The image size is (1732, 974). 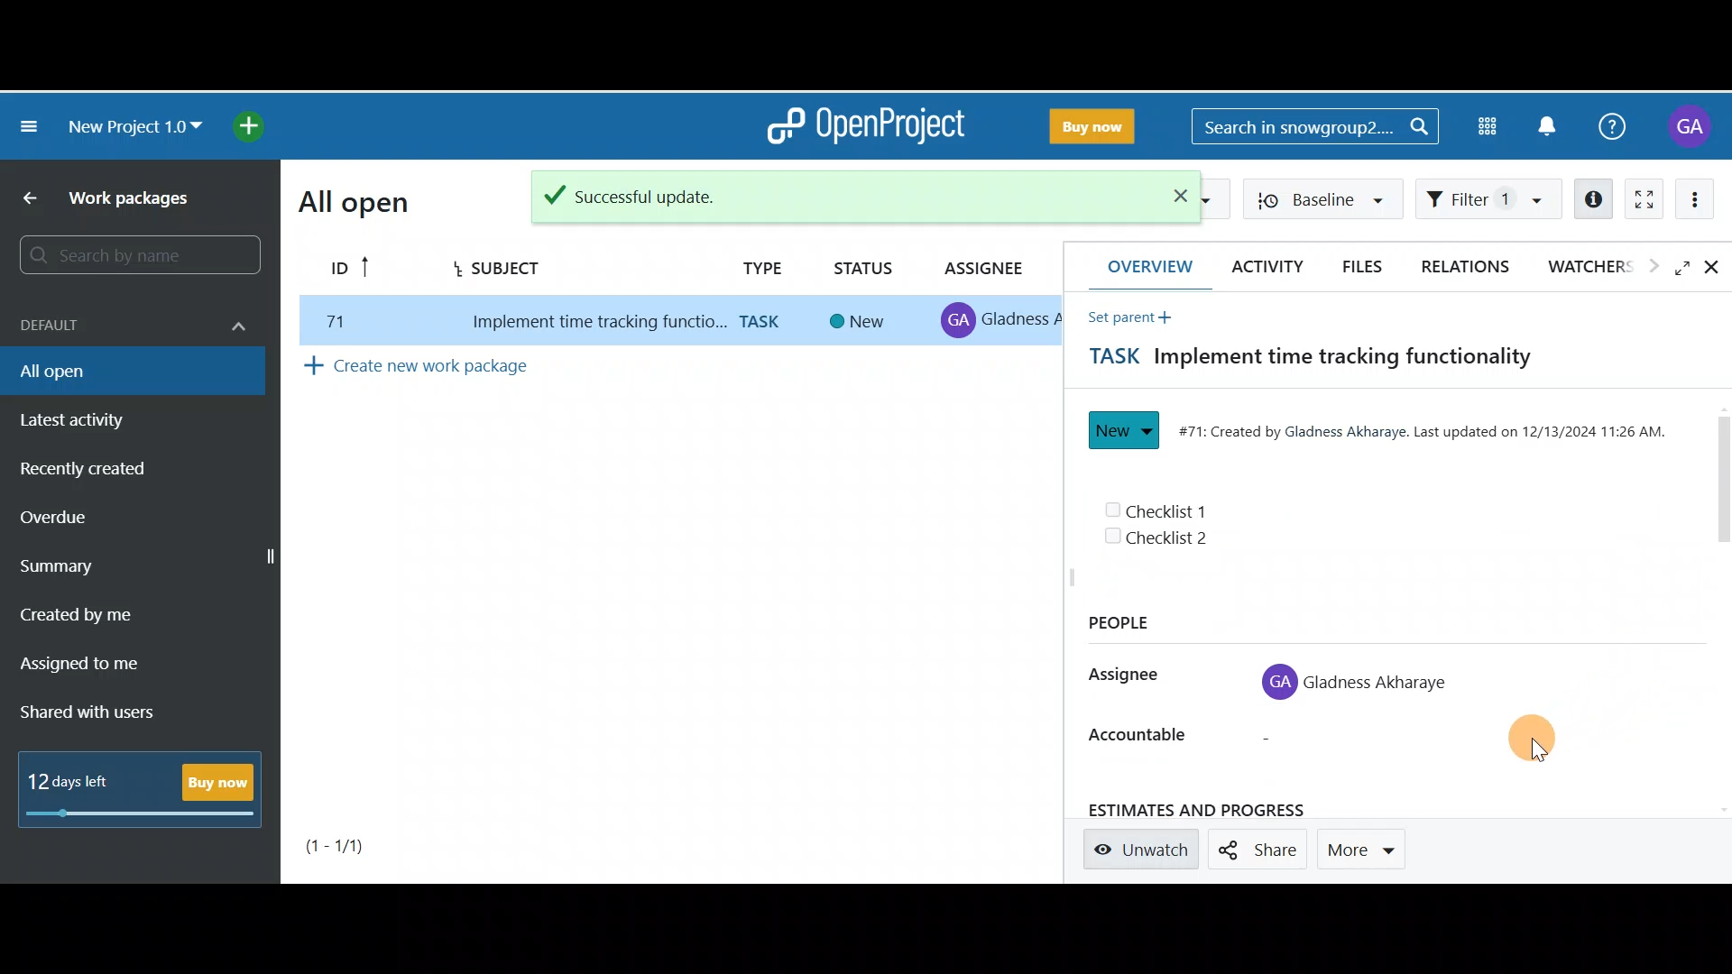 What do you see at coordinates (1721, 468) in the screenshot?
I see `Scroll bar` at bounding box center [1721, 468].